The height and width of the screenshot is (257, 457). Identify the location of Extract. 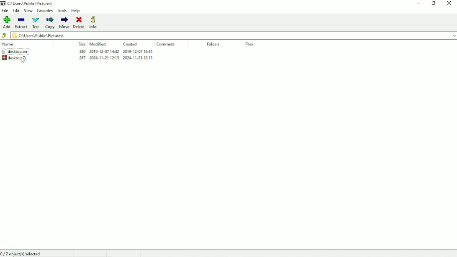
(22, 23).